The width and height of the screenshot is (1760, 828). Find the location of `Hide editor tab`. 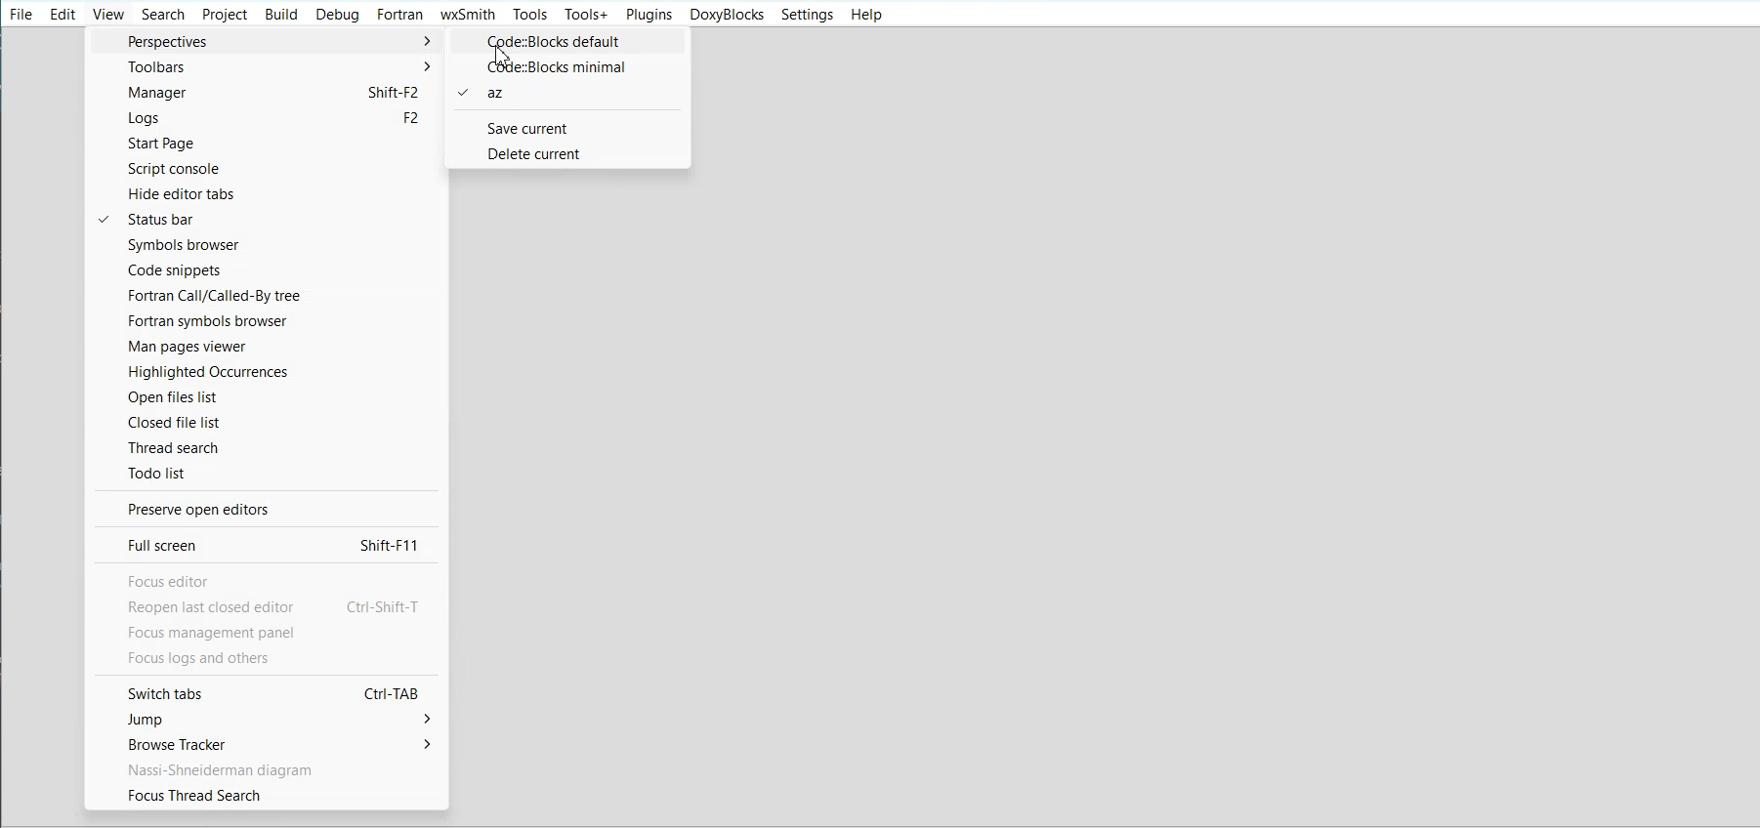

Hide editor tab is located at coordinates (269, 193).